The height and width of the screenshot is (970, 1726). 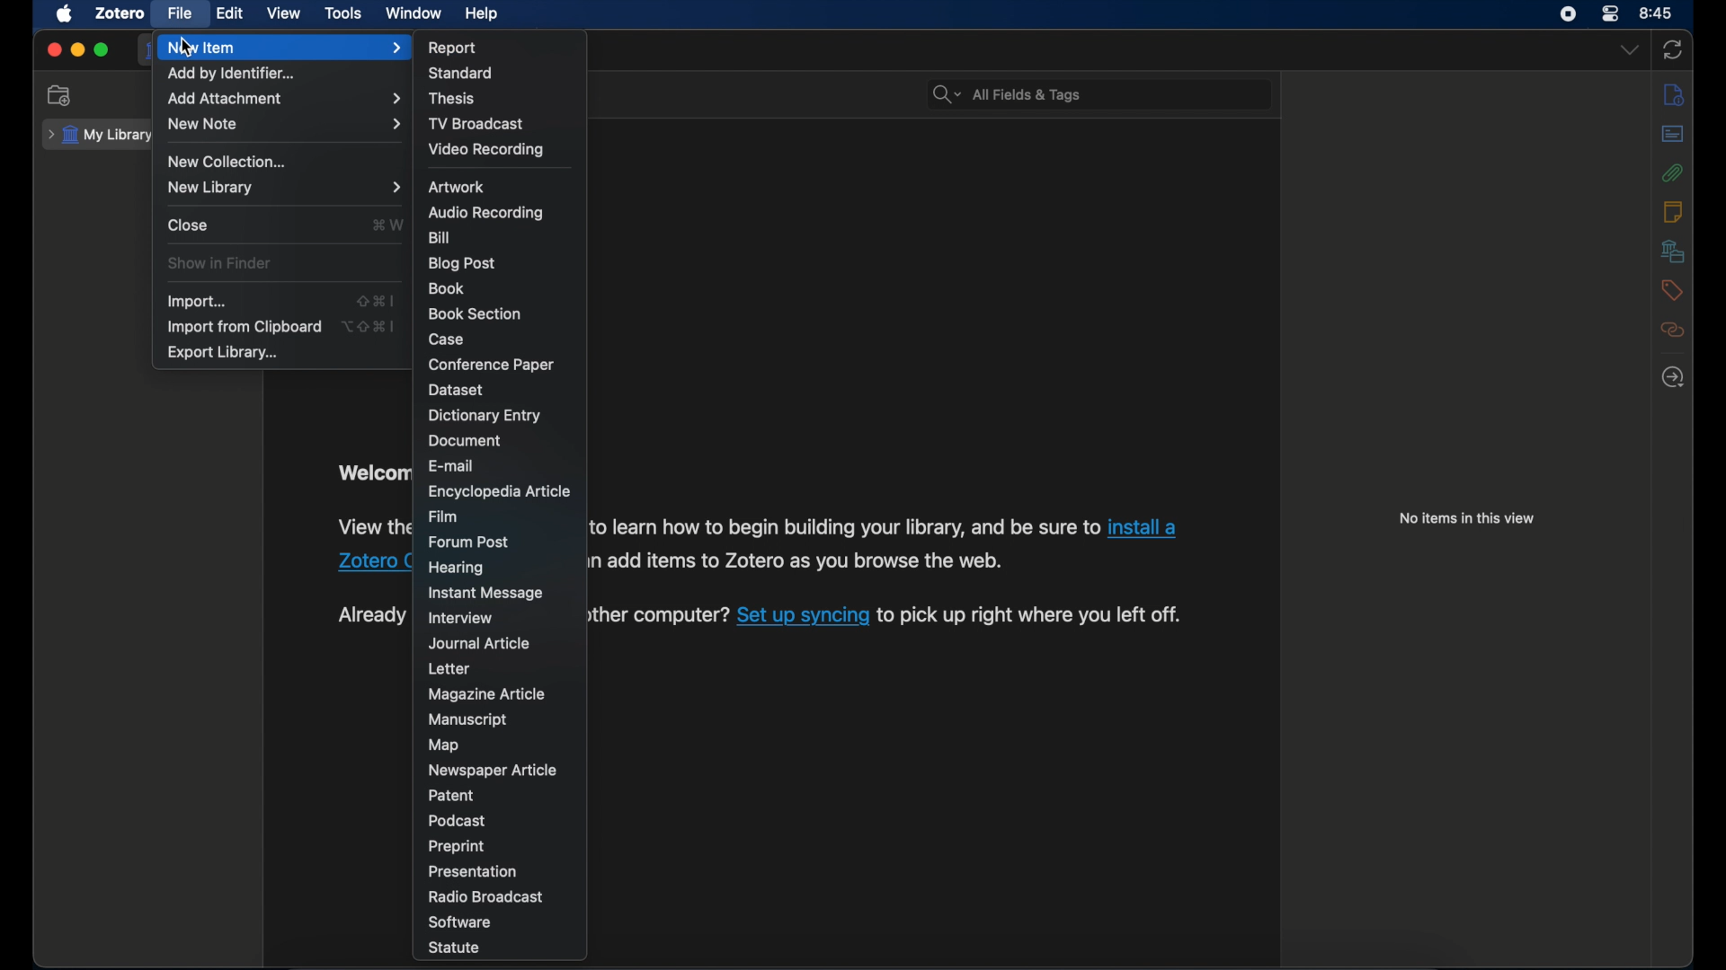 What do you see at coordinates (1568, 14) in the screenshot?
I see `control center` at bounding box center [1568, 14].